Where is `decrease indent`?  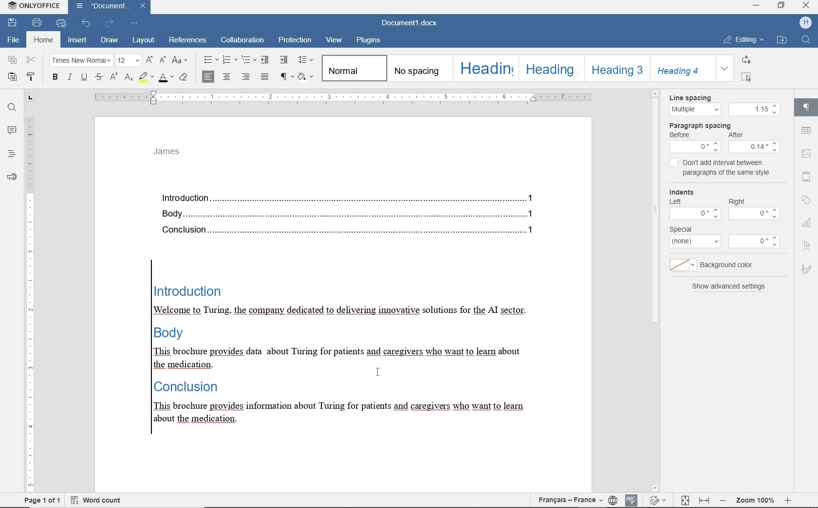 decrease indent is located at coordinates (265, 60).